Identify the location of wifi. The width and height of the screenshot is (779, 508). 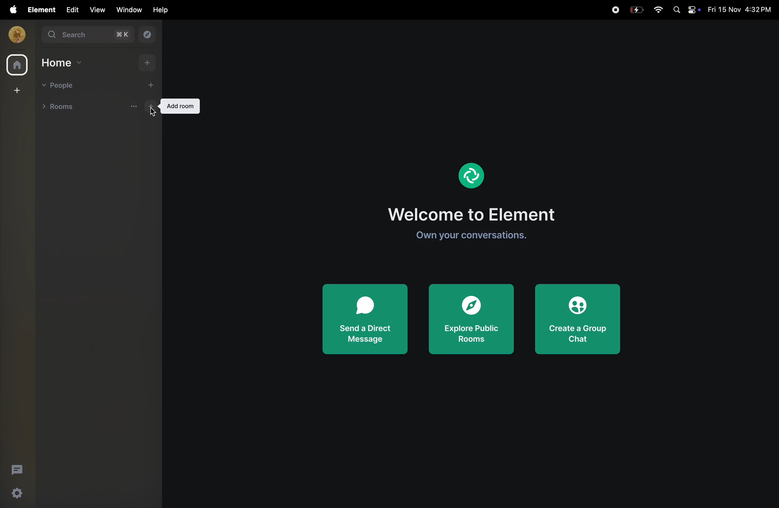
(658, 10).